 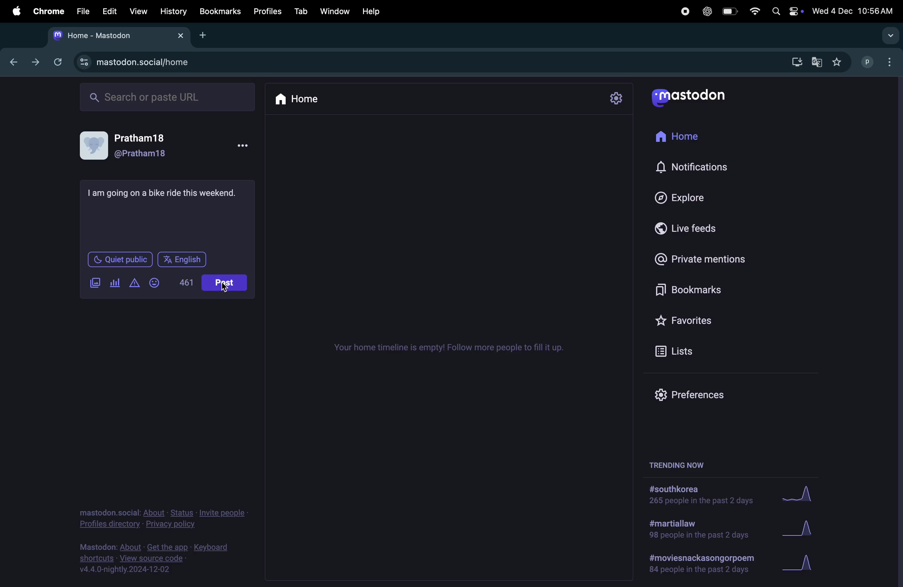 What do you see at coordinates (752, 11) in the screenshot?
I see `wifi` at bounding box center [752, 11].